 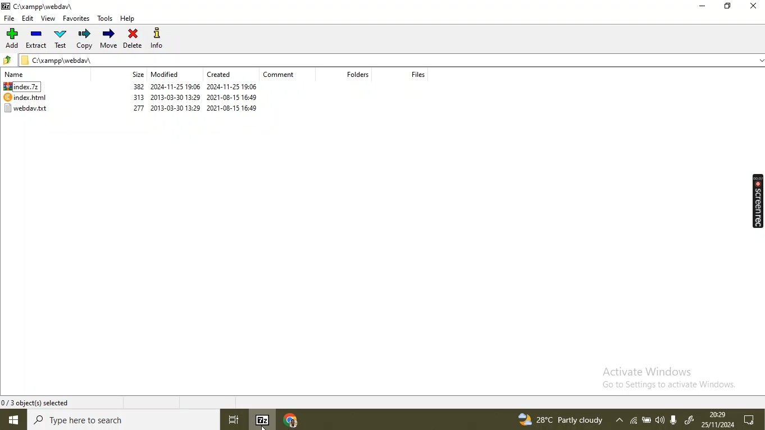 I want to click on add, so click(x=12, y=39).